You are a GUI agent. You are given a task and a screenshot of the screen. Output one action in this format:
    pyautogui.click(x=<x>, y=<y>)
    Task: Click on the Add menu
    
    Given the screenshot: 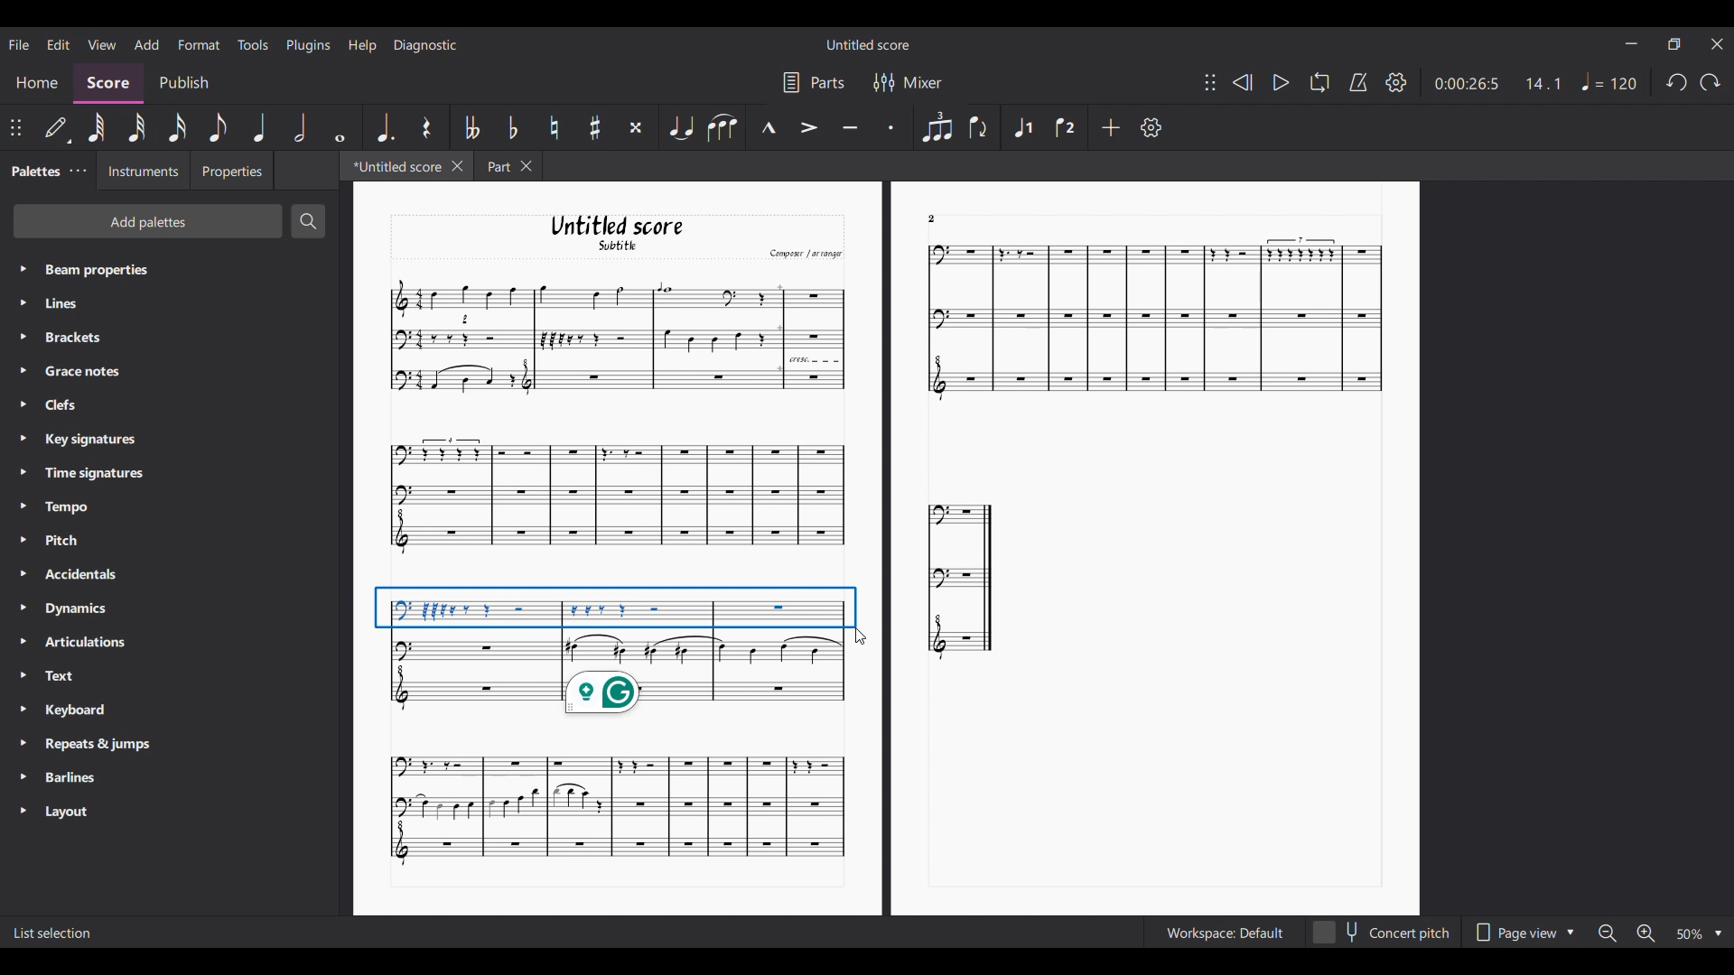 What is the action you would take?
    pyautogui.click(x=145, y=43)
    